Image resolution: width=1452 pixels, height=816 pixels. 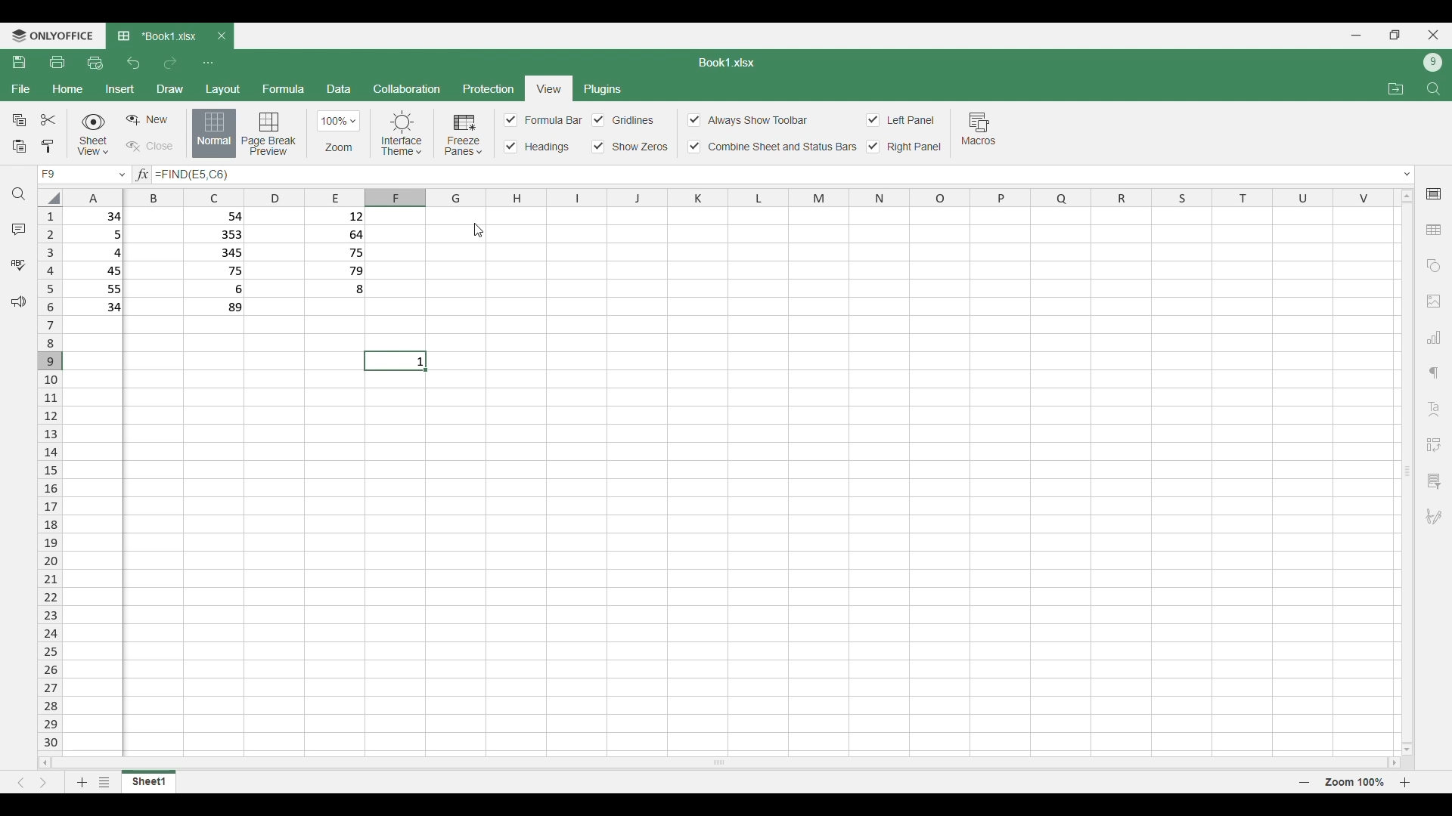 I want to click on Find, so click(x=1434, y=89).